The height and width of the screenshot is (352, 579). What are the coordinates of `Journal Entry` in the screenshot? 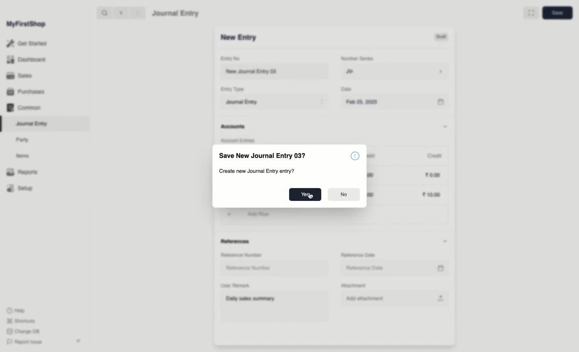 It's located at (176, 13).